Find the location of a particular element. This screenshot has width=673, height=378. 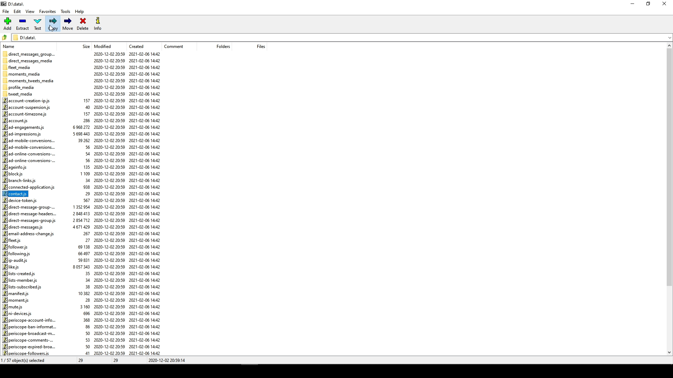

ad-mobile-conversions is located at coordinates (28, 141).